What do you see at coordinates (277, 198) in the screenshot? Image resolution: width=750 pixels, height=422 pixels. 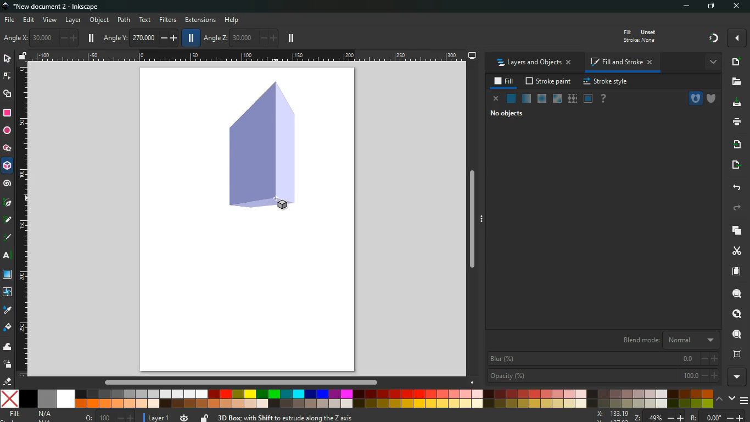 I see `Cursor` at bounding box center [277, 198].